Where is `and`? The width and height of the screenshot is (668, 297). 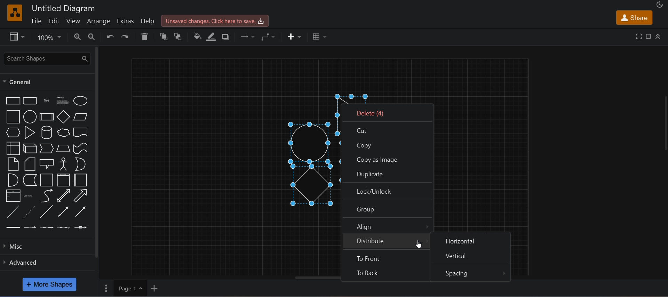
and is located at coordinates (12, 179).